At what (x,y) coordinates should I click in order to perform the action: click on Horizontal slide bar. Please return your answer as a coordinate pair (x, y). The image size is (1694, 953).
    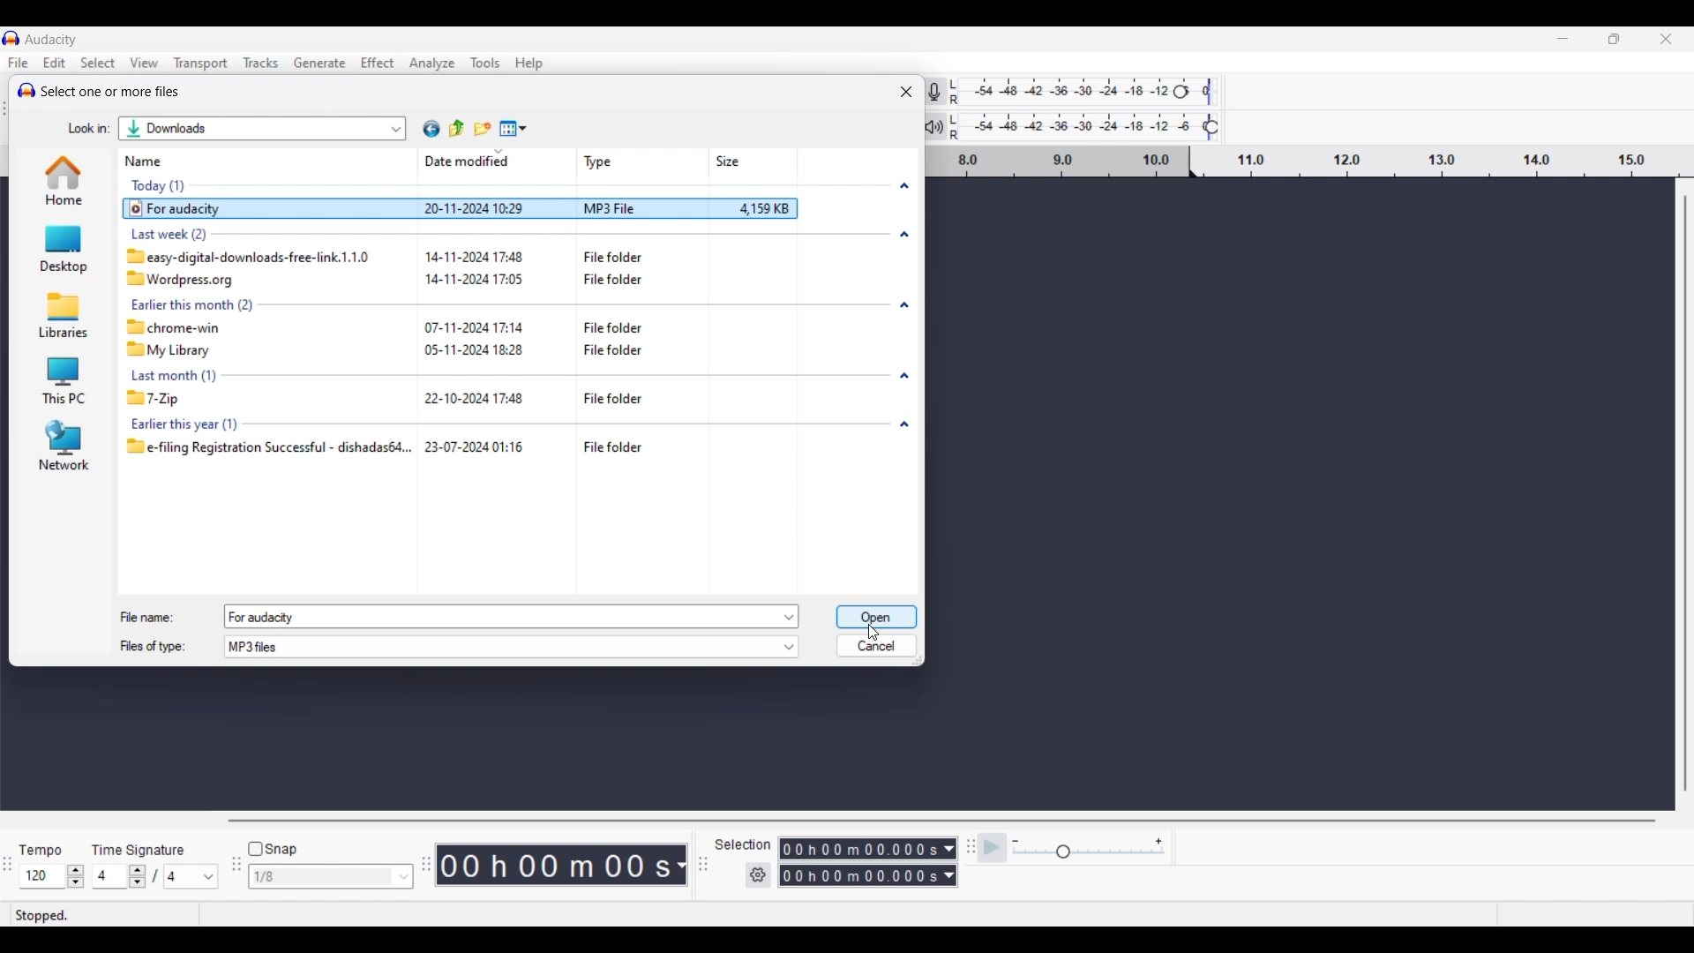
    Looking at the image, I should click on (941, 822).